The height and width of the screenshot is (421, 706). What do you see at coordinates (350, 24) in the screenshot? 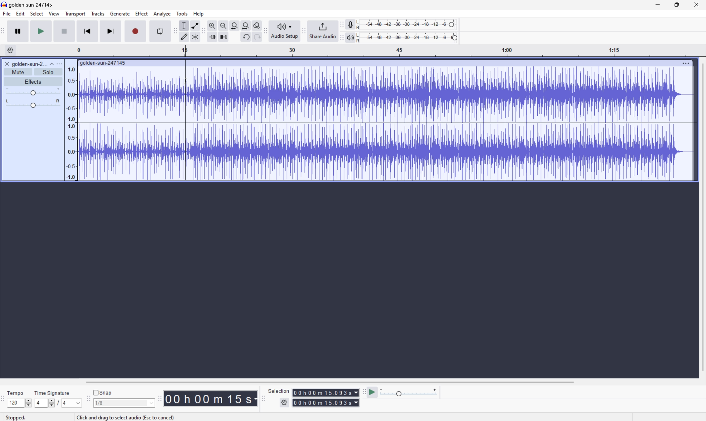
I see `Record Meter ` at bounding box center [350, 24].